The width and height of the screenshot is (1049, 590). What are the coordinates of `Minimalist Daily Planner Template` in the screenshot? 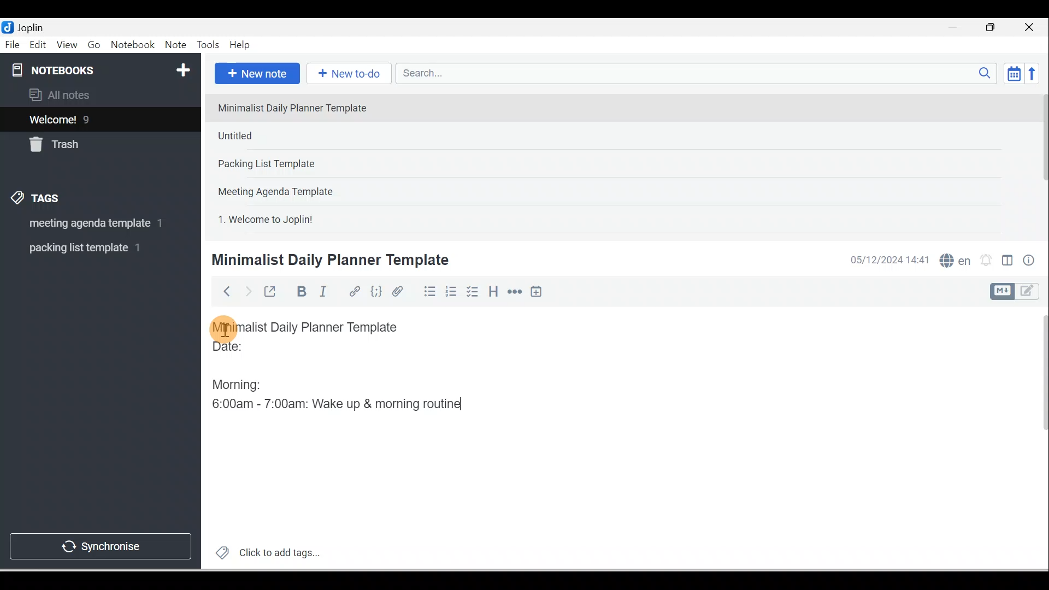 It's located at (316, 327).